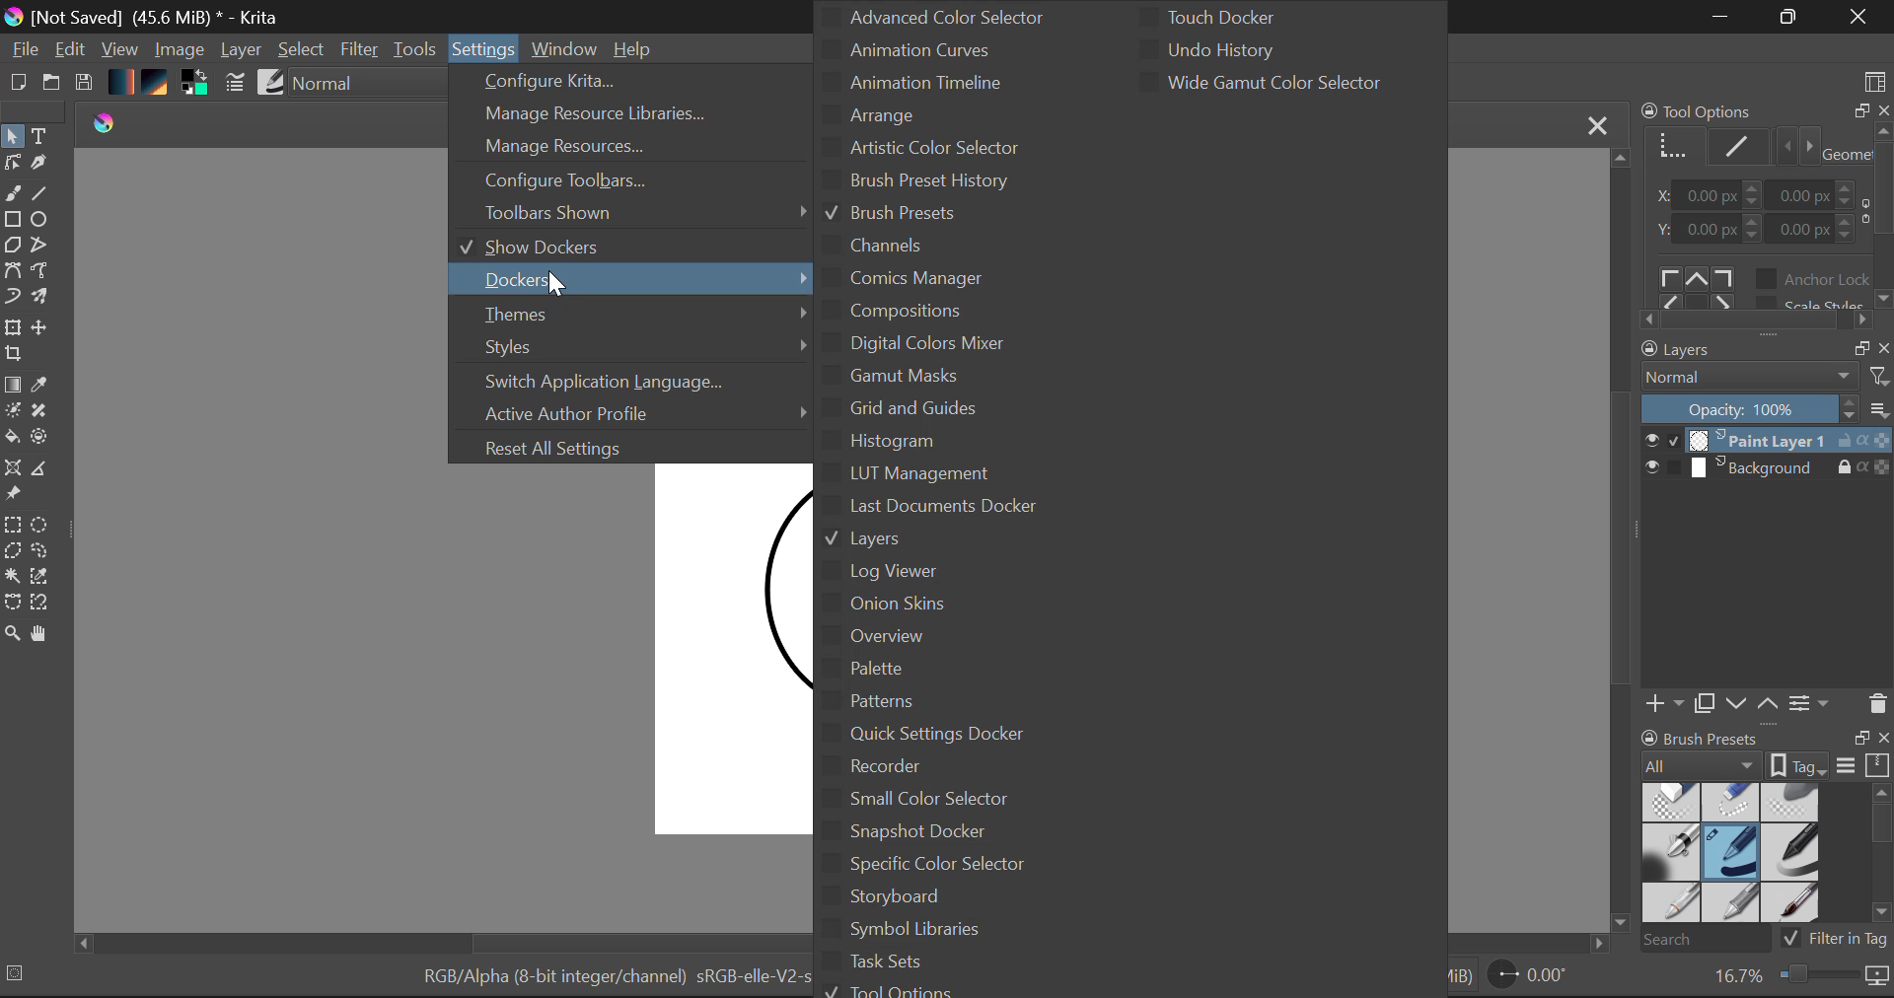  Describe the element at coordinates (40, 243) in the screenshot. I see `Polyline` at that location.